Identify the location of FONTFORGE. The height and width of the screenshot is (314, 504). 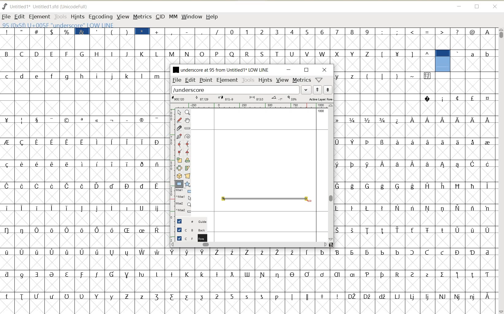
(5, 6).